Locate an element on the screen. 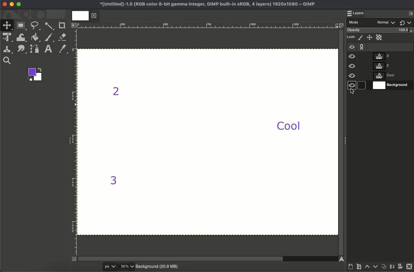 Image resolution: width=414 pixels, height=272 pixels. Unified transformation is located at coordinates (8, 38).